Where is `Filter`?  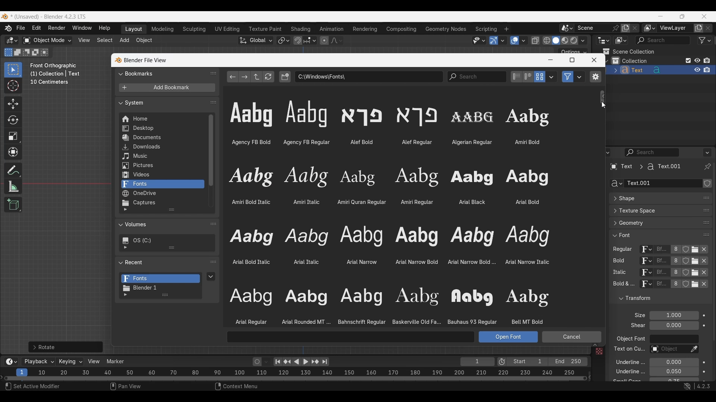 Filter is located at coordinates (705, 40).